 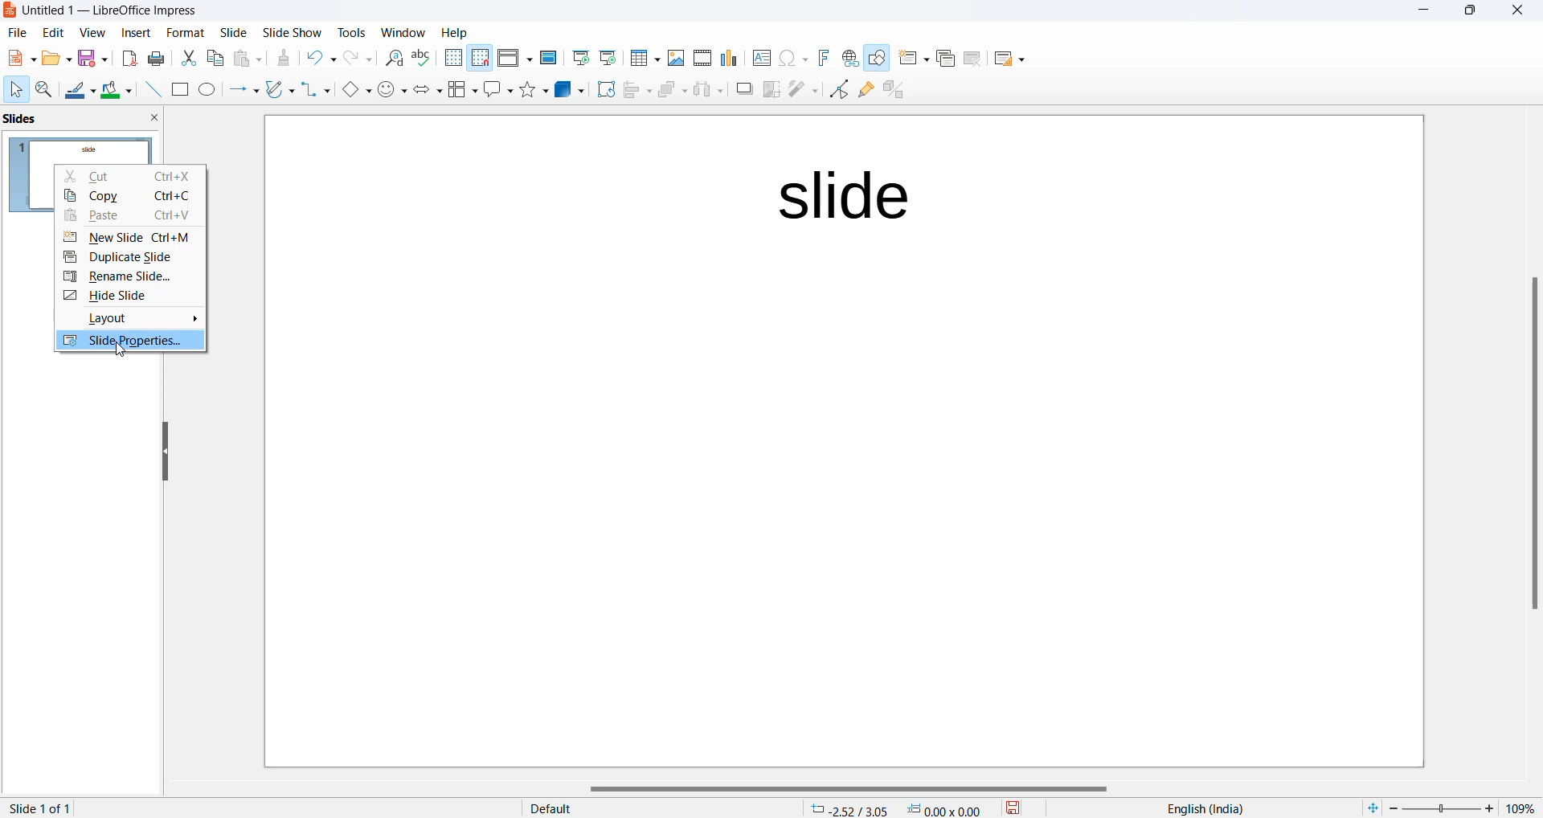 I want to click on text language, so click(x=1200, y=808).